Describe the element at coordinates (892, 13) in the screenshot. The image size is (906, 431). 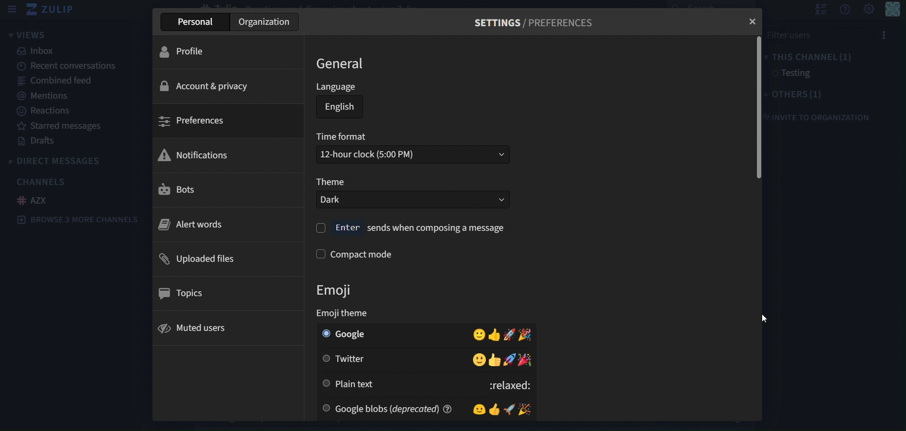
I see `personal menu` at that location.